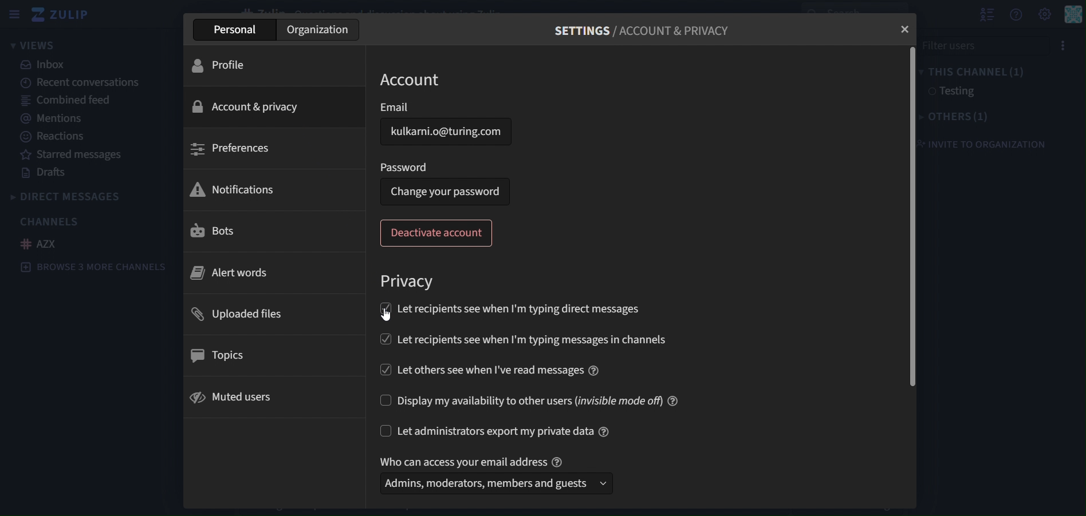  What do you see at coordinates (909, 220) in the screenshot?
I see `horizontal scroll bar` at bounding box center [909, 220].